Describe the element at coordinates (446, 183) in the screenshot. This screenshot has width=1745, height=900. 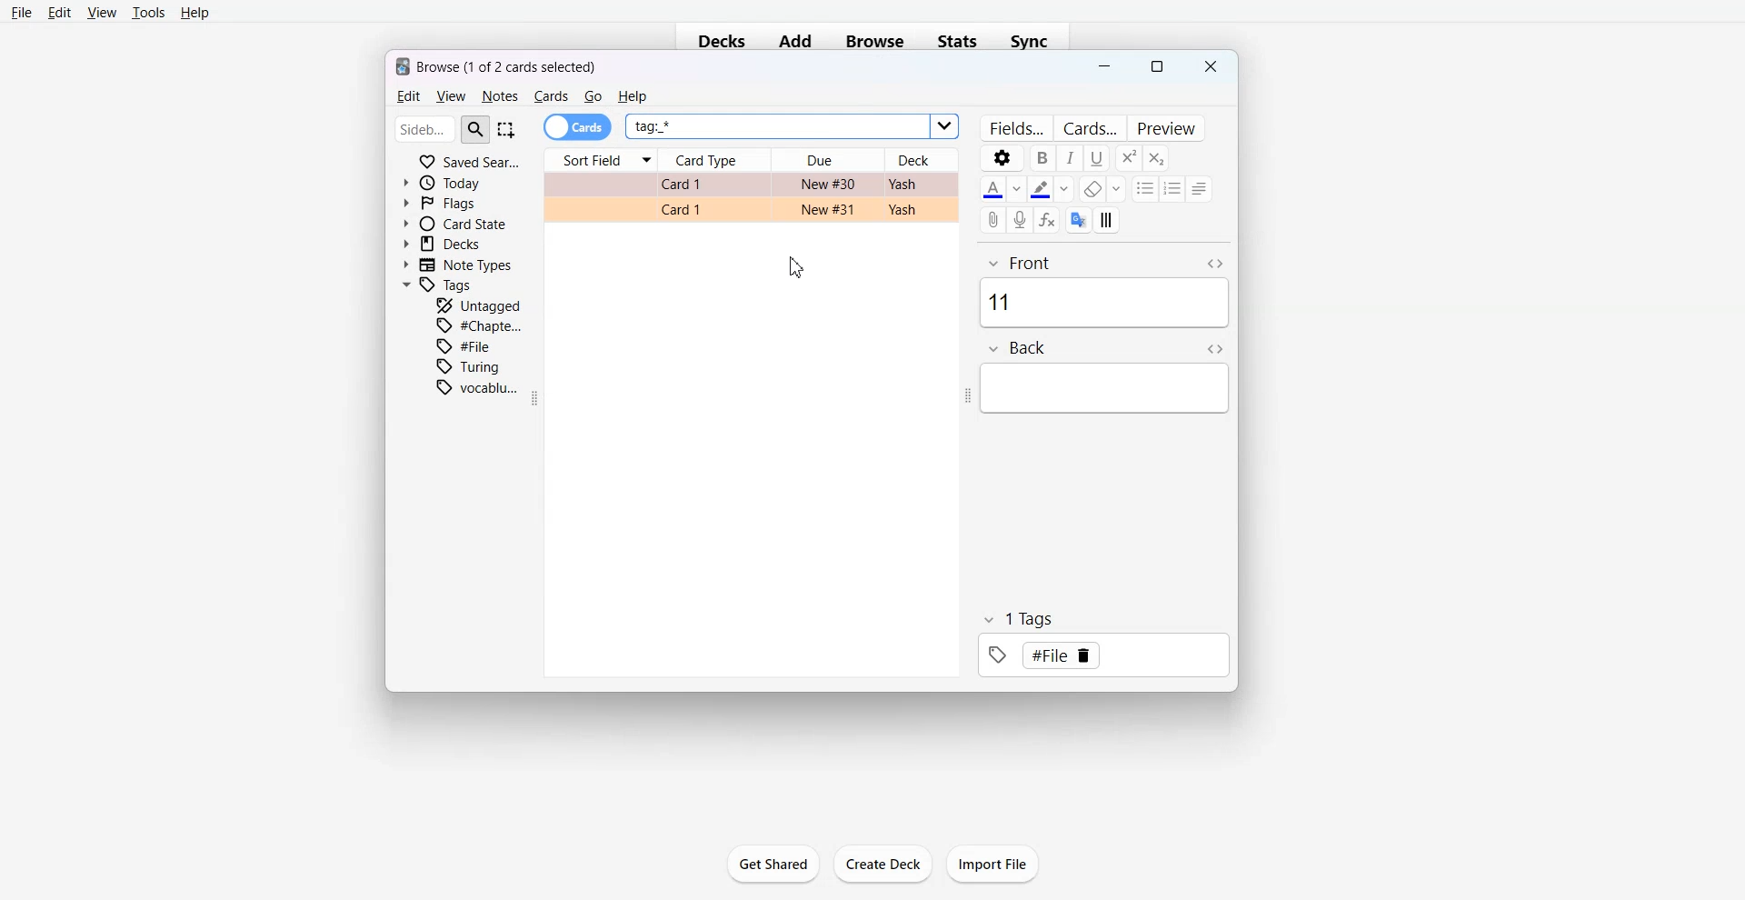
I see `Today` at that location.